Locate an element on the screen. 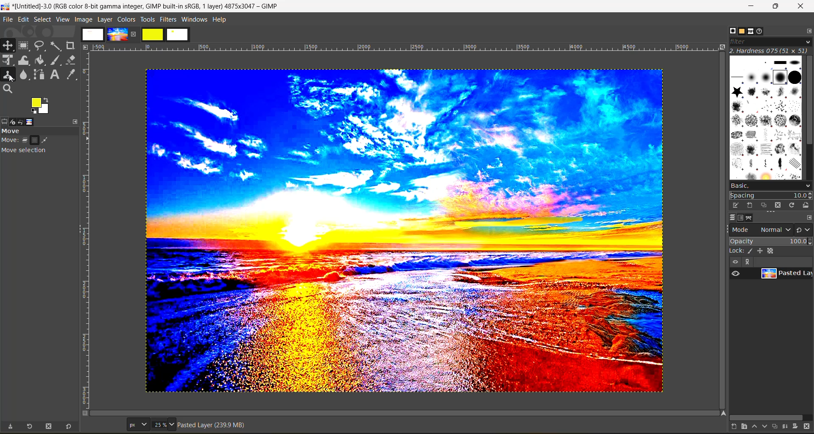  minimize is located at coordinates (753, 6).